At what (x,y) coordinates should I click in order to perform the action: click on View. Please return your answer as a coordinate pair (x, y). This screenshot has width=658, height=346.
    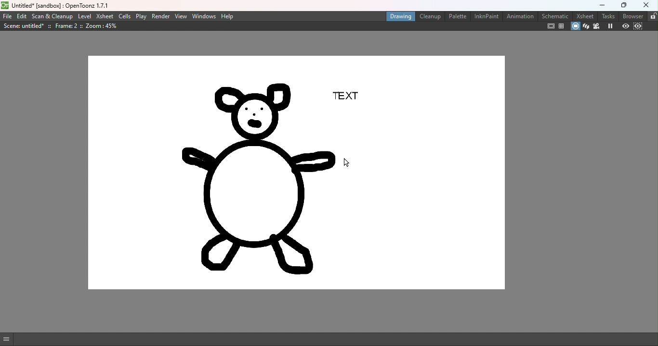
    Looking at the image, I should click on (181, 17).